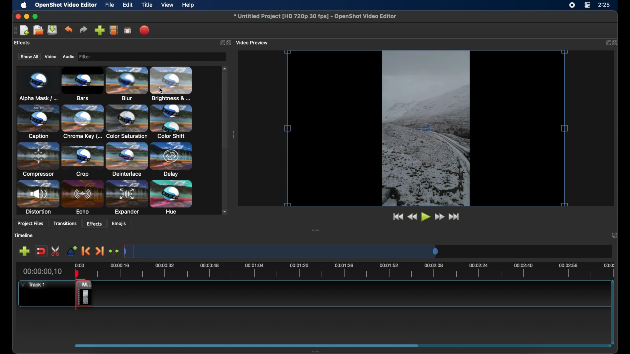  I want to click on close, so click(616, 42).